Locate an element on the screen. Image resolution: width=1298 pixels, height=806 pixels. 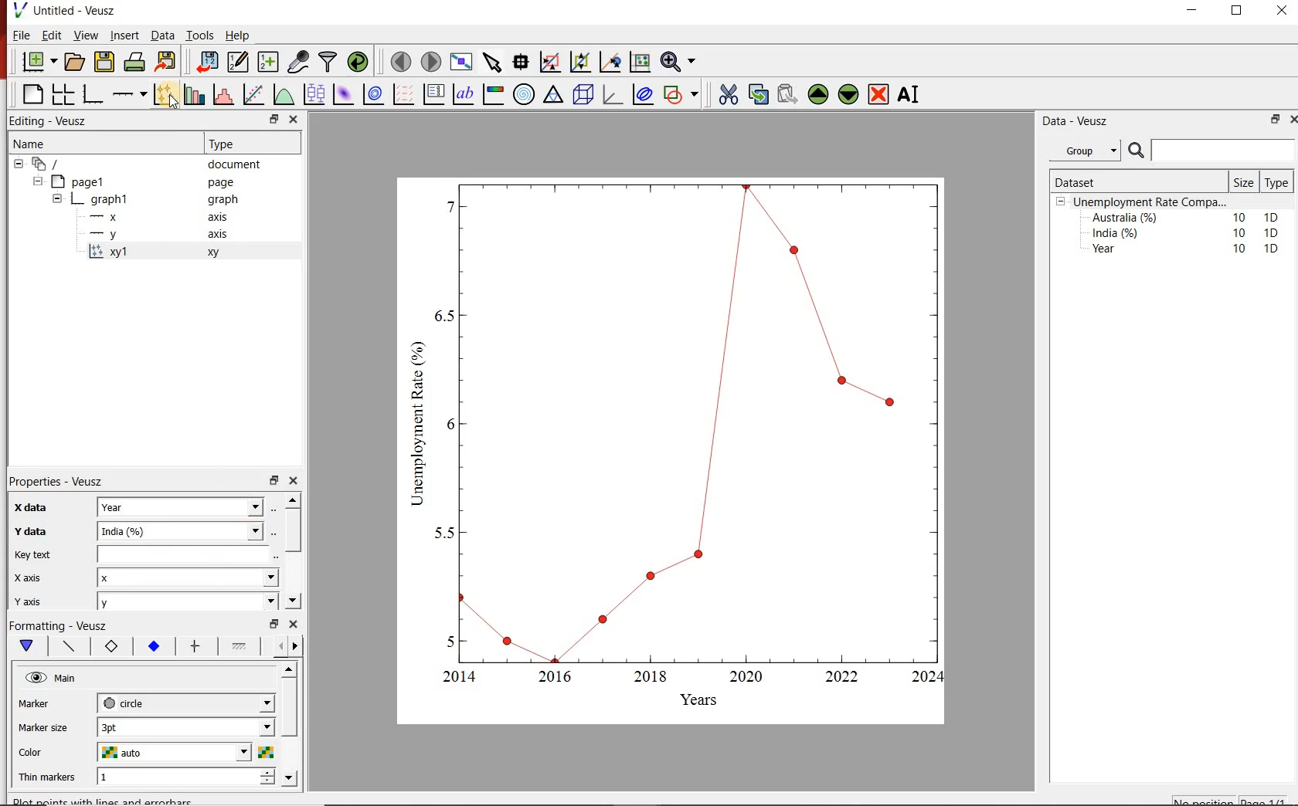
read the data points is located at coordinates (522, 61).